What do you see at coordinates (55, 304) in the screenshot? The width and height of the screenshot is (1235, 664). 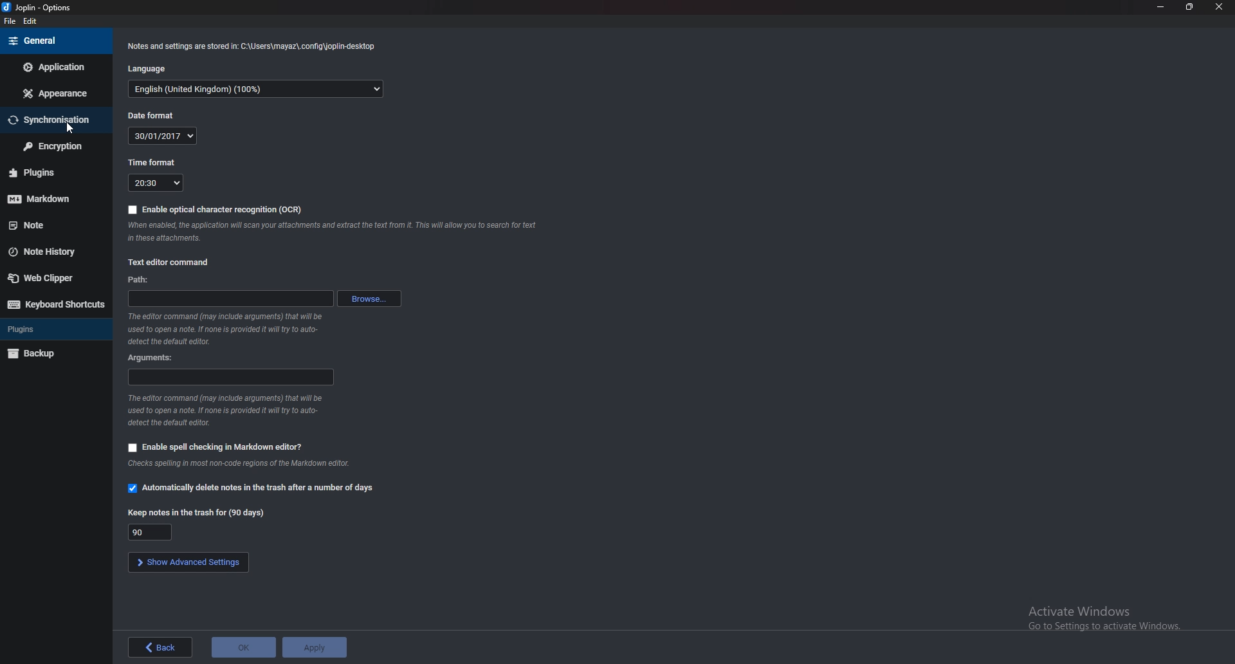 I see `keyboard shortcuts` at bounding box center [55, 304].